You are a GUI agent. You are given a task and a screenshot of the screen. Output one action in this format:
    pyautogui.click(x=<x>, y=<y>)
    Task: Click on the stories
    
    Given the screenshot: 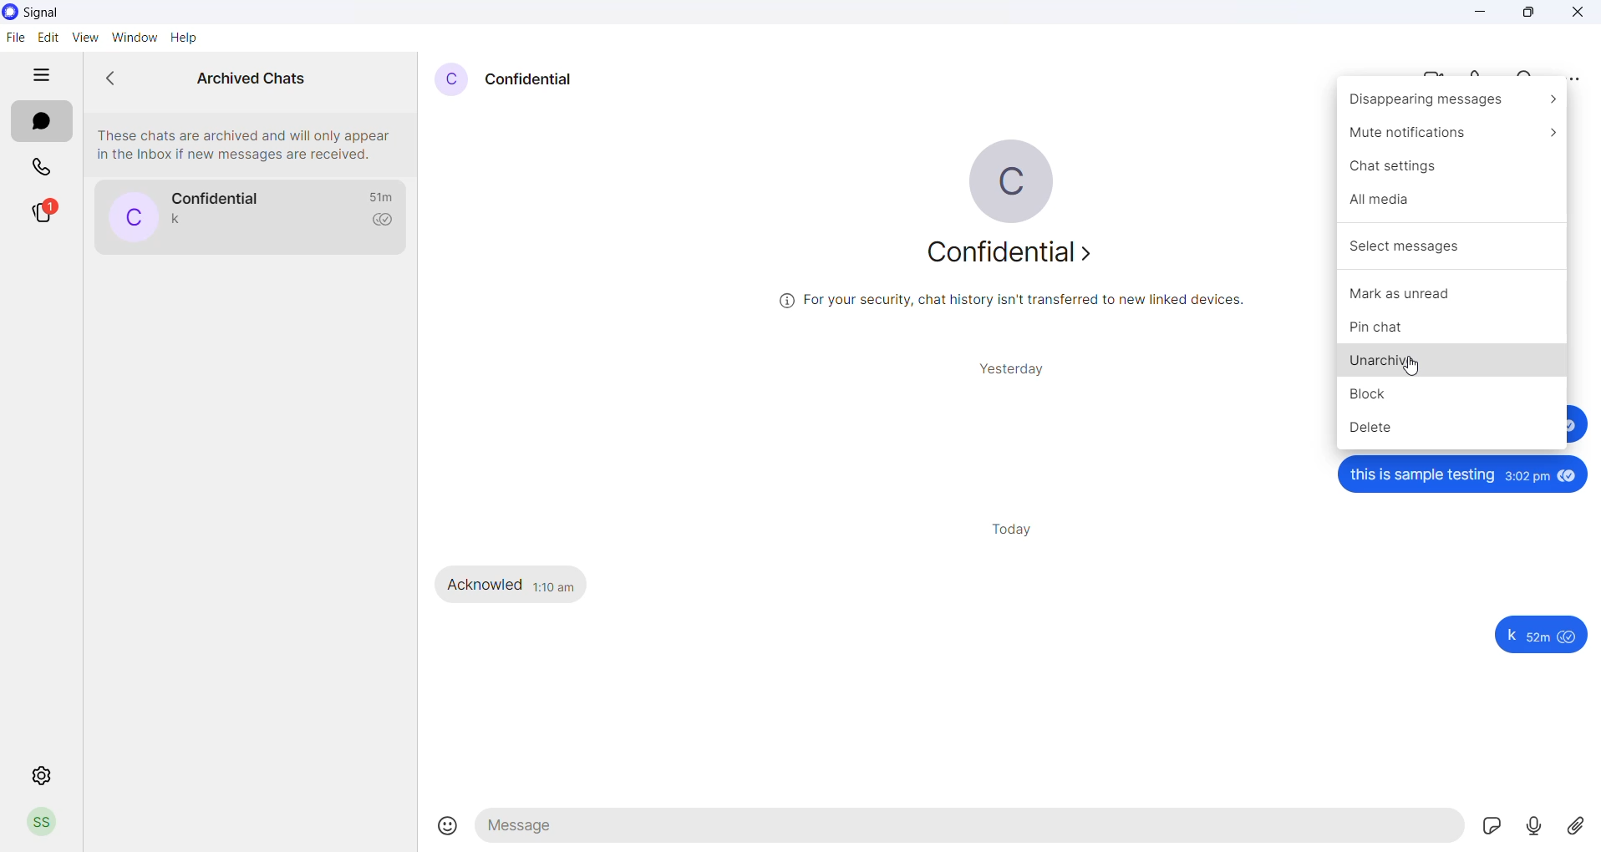 What is the action you would take?
    pyautogui.click(x=42, y=214)
    